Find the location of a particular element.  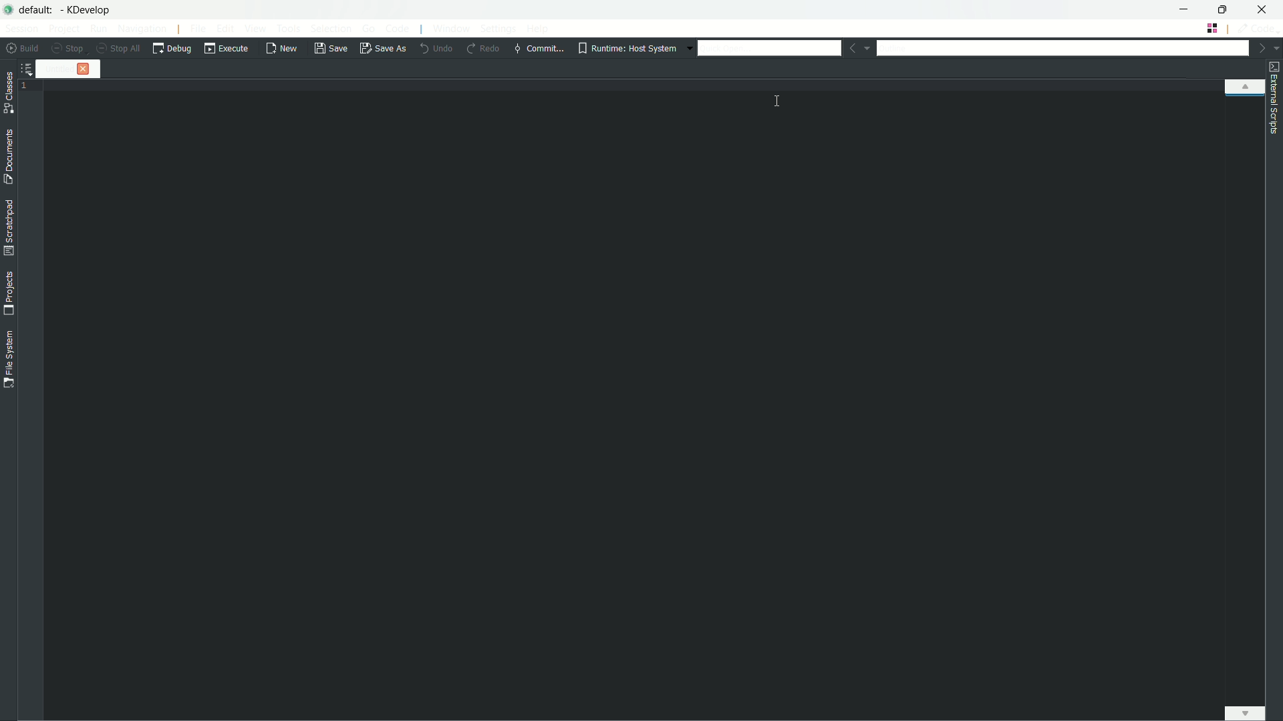

close app is located at coordinates (1262, 9).